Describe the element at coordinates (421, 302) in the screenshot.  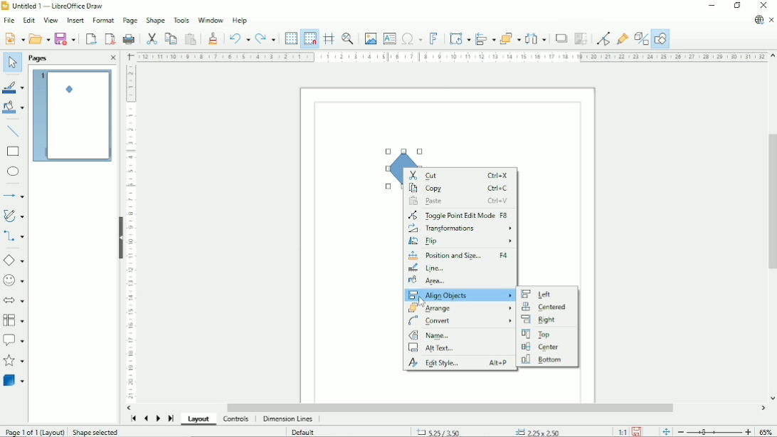
I see `Cursor` at that location.